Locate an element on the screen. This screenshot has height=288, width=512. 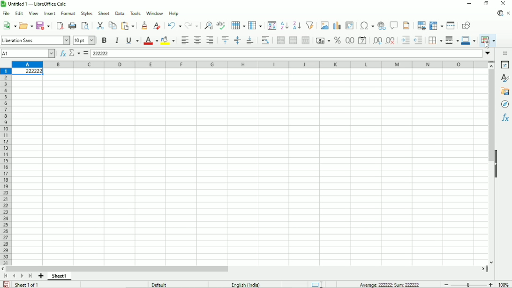
Sort is located at coordinates (272, 25).